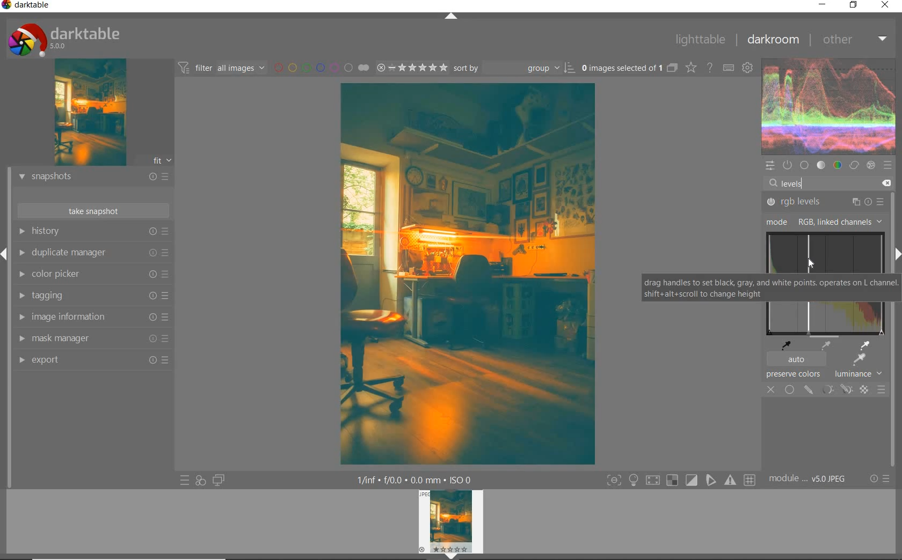  I want to click on pick white point with image, so click(867, 345).